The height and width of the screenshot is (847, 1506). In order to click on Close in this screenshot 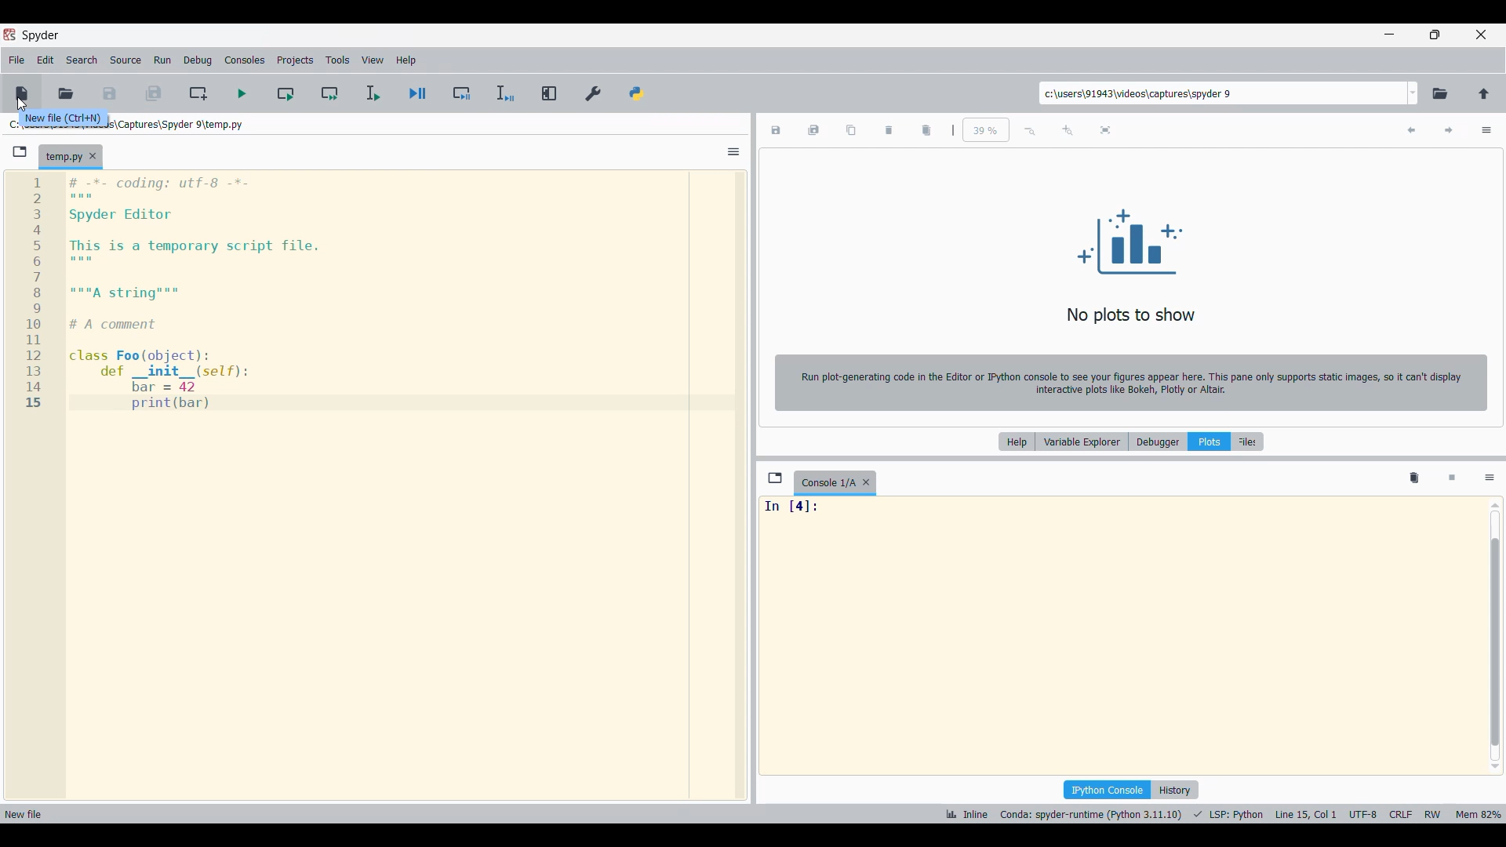, I will do `click(93, 156)`.